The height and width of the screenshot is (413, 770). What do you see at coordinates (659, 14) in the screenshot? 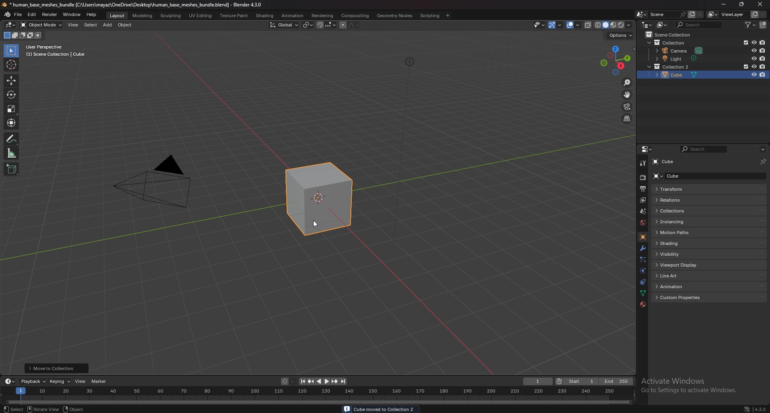
I see `scene` at bounding box center [659, 14].